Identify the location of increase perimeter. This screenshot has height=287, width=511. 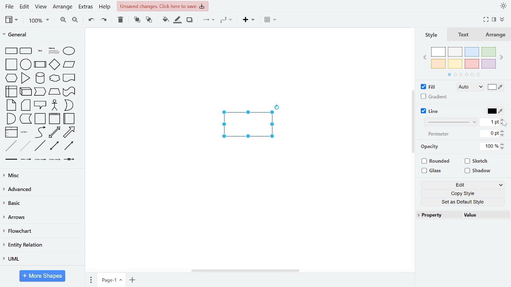
(503, 131).